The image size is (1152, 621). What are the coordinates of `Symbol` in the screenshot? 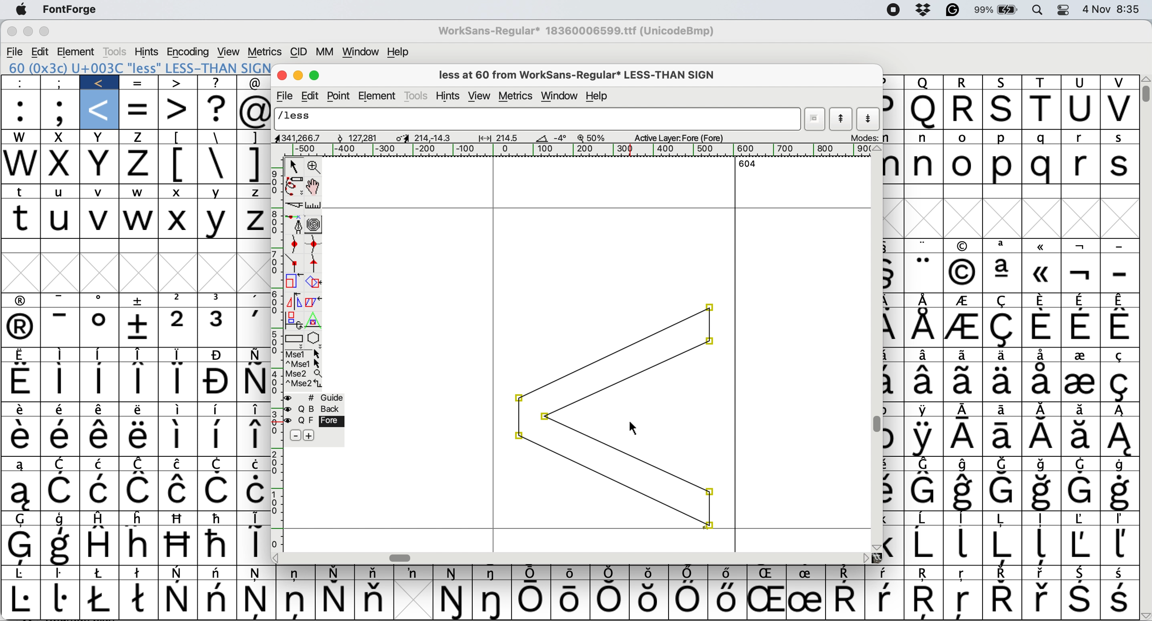 It's located at (534, 572).